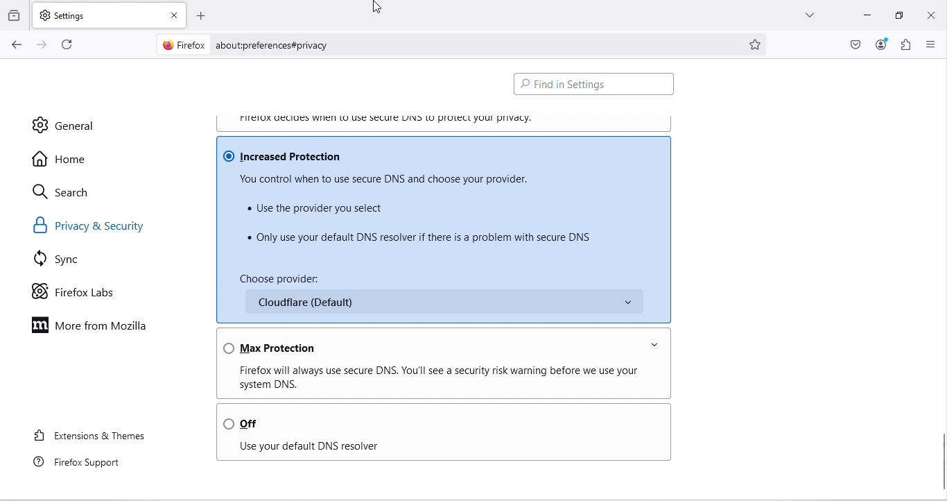 The height and width of the screenshot is (501, 947). What do you see at coordinates (863, 17) in the screenshot?
I see `Input ` at bounding box center [863, 17].